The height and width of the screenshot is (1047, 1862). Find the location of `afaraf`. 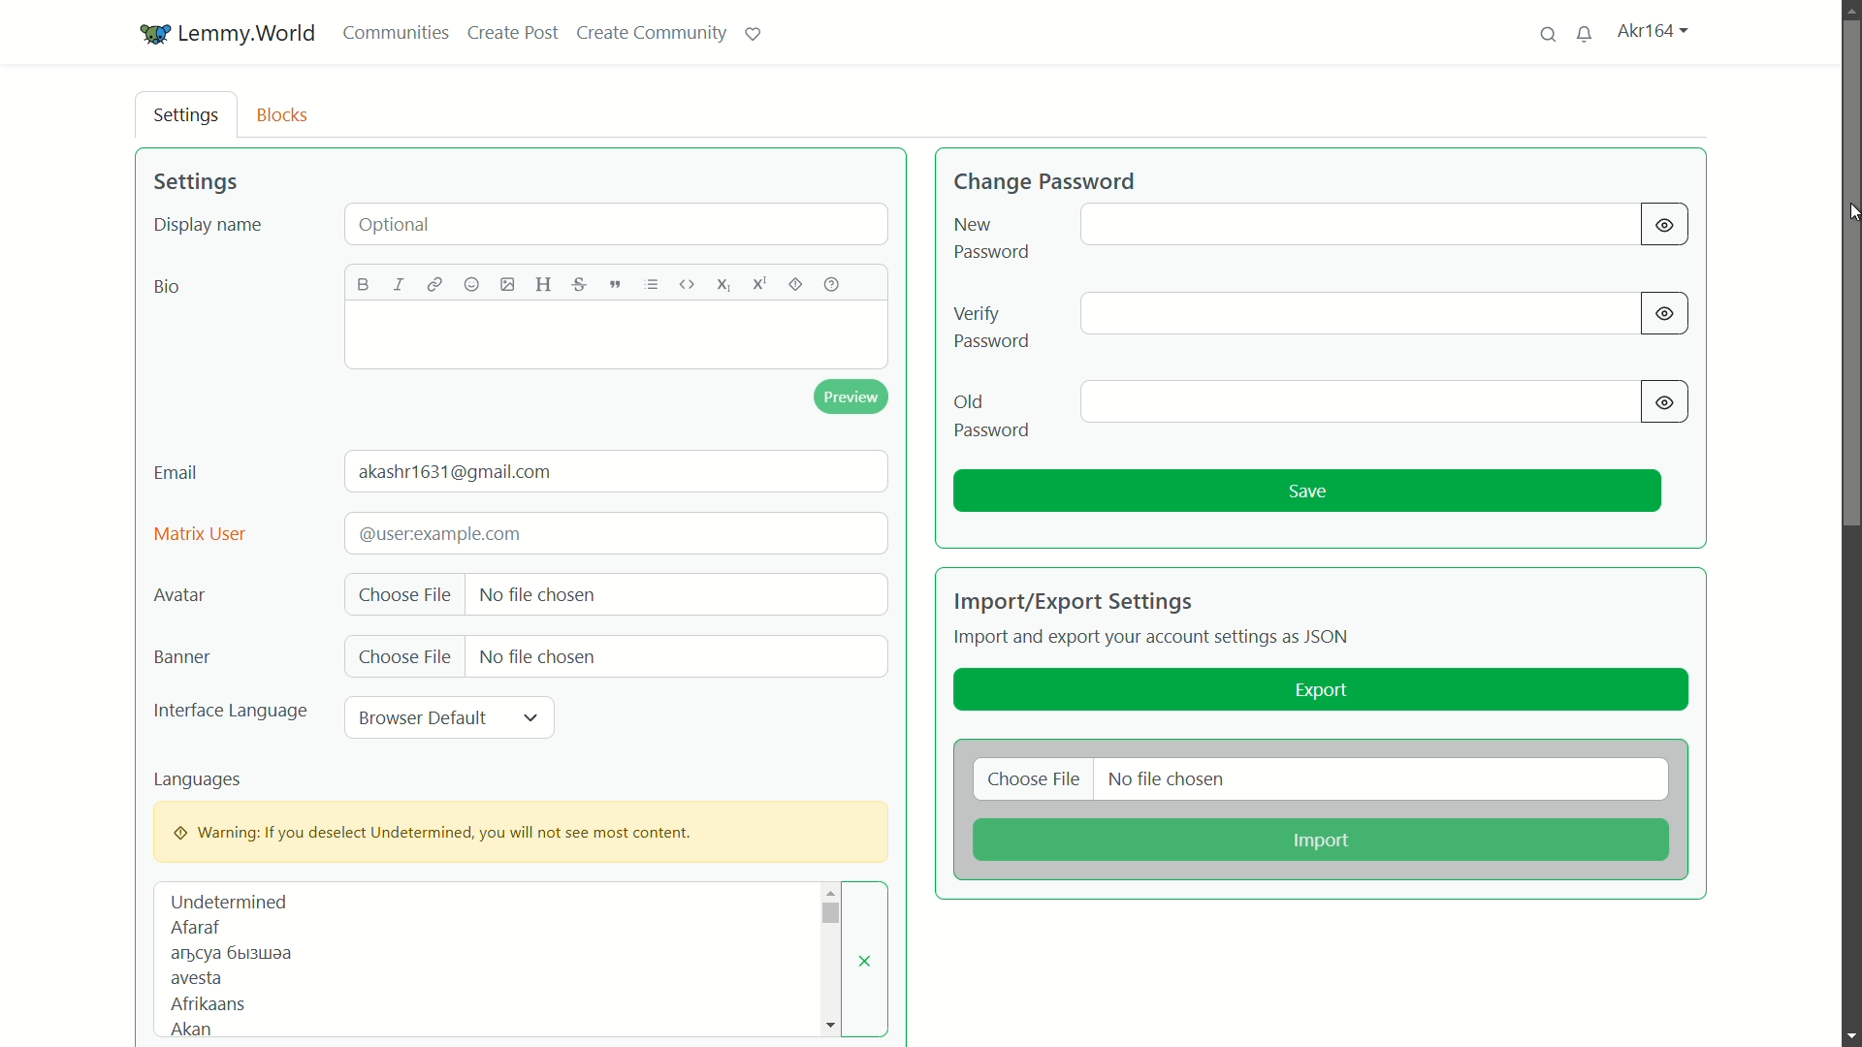

afaraf is located at coordinates (195, 928).